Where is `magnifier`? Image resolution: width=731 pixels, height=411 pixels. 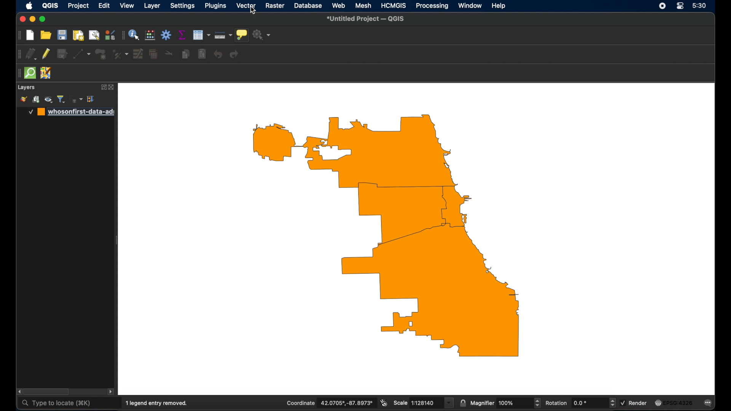 magnifier is located at coordinates (505, 403).